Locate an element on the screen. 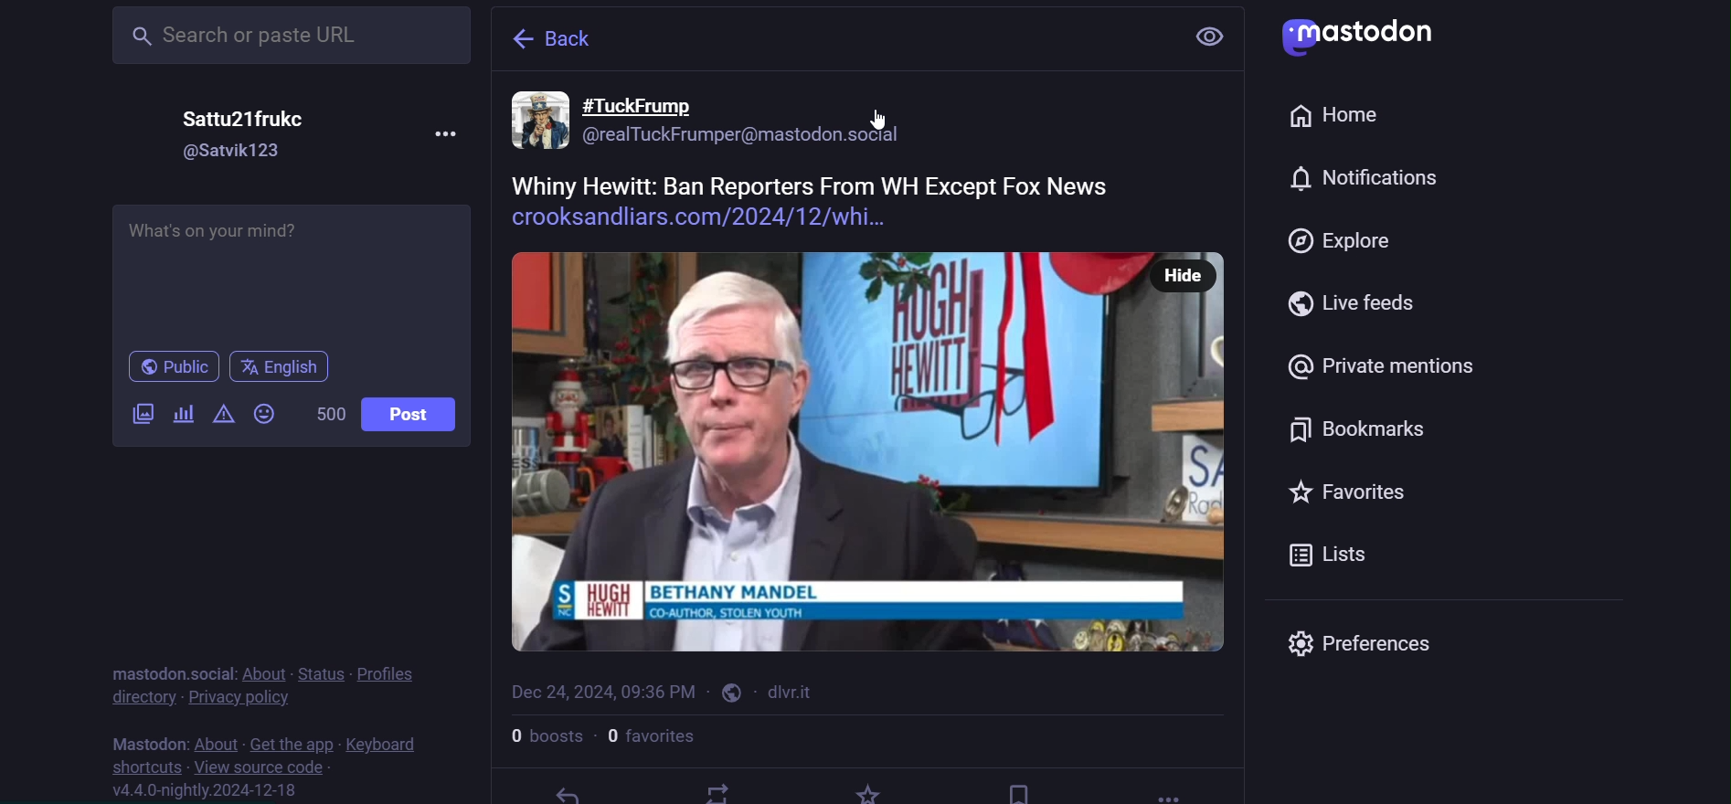 This screenshot has width=1731, height=804. image/video is located at coordinates (140, 413).